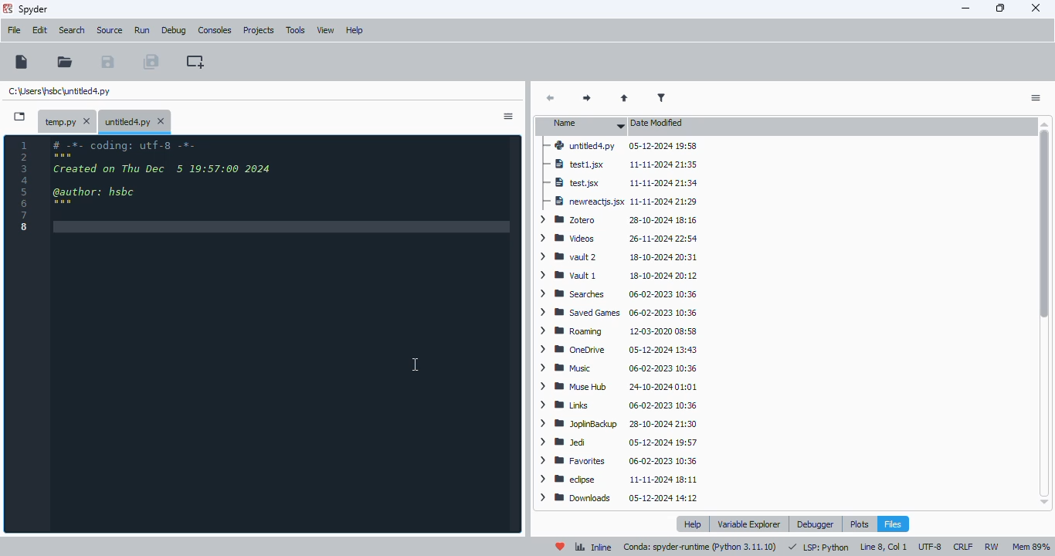 The height and width of the screenshot is (556, 1055). I want to click on vault 1, so click(568, 276).